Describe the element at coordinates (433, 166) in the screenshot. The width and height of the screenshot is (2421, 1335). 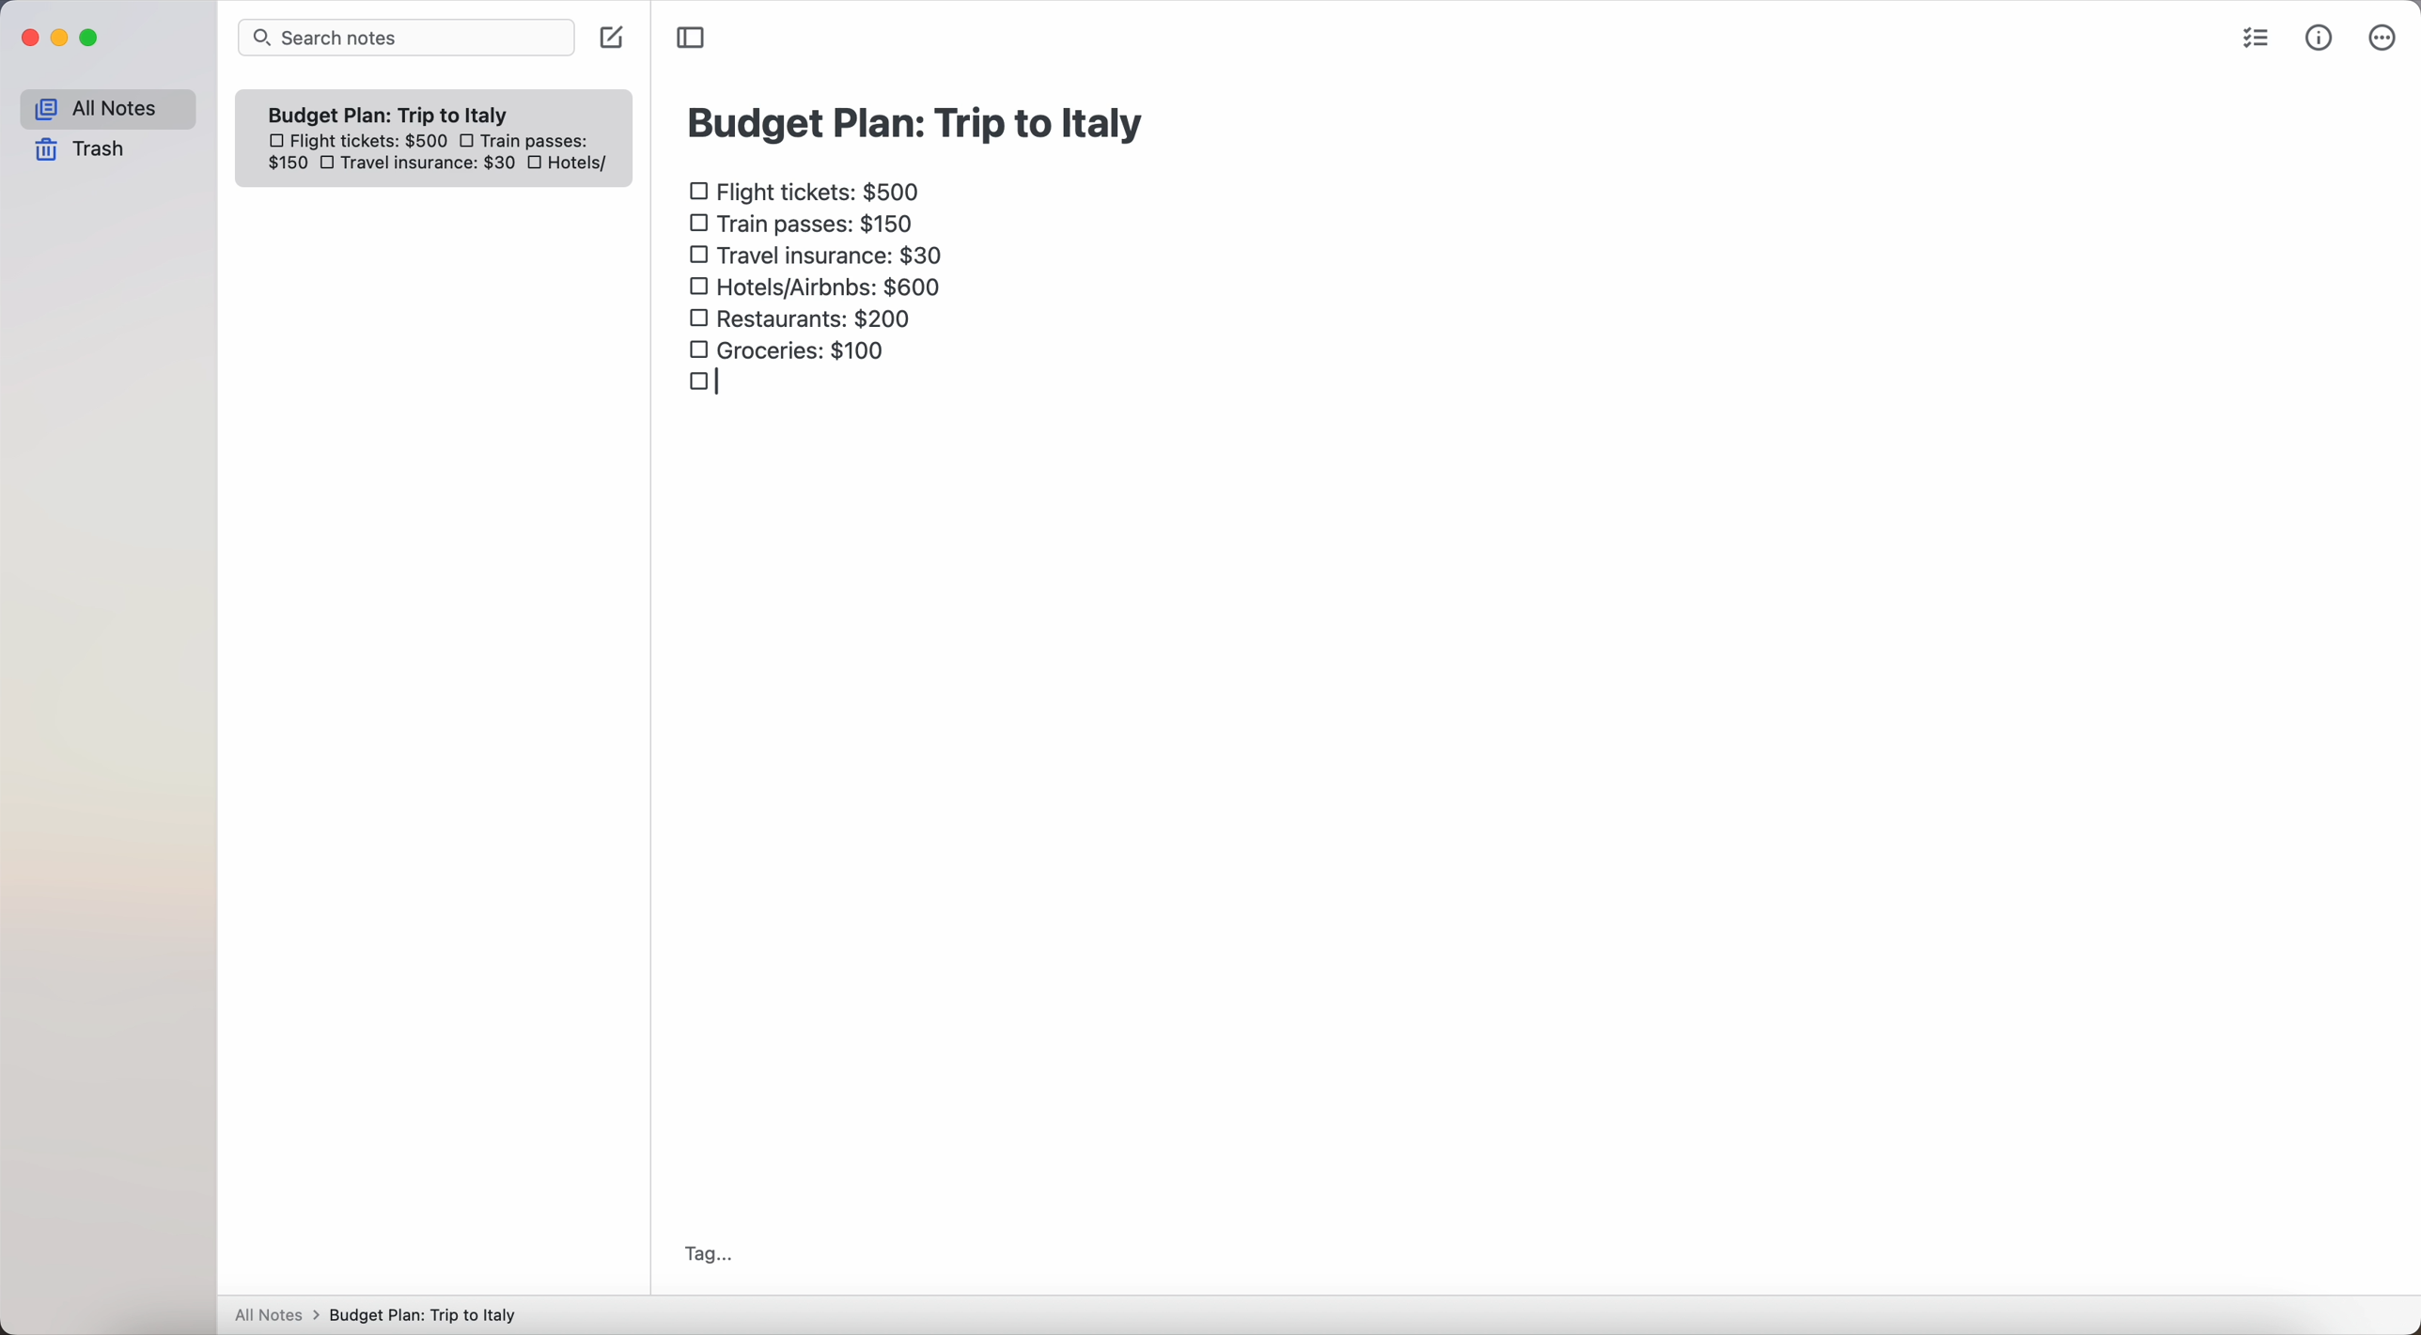
I see `travel insurance: $30` at that location.